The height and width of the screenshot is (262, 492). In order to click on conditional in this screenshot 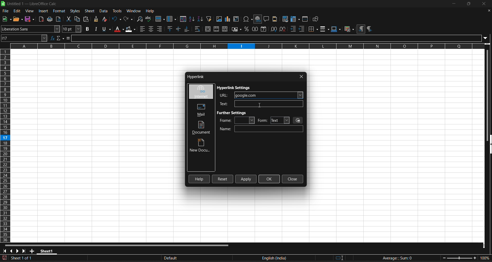, I will do `click(349, 29)`.